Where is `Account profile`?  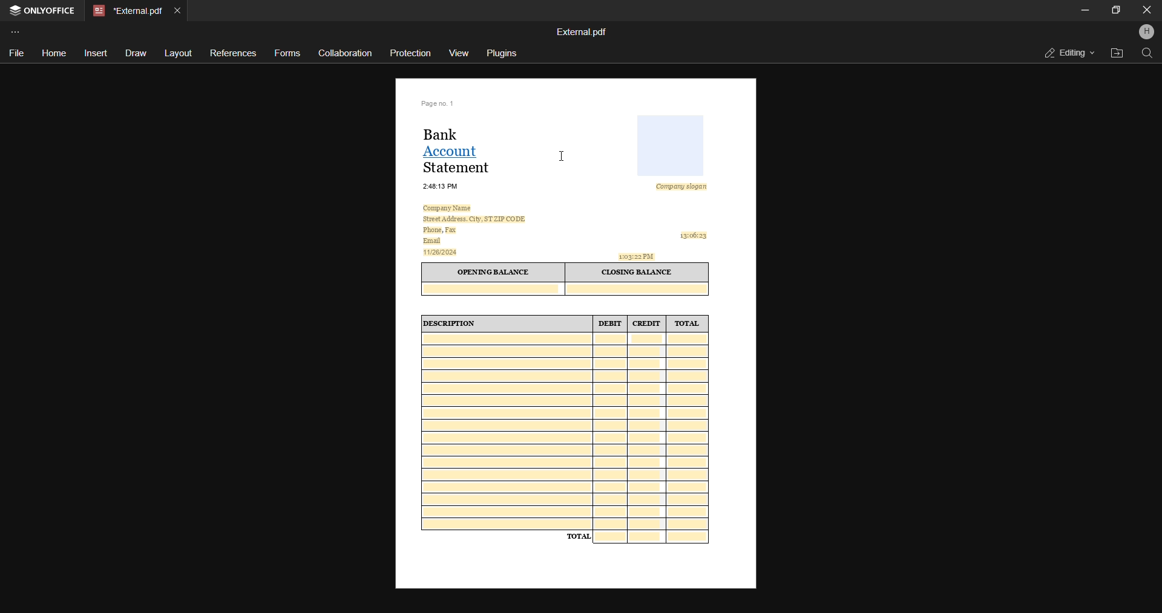 Account profile is located at coordinates (1146, 33).